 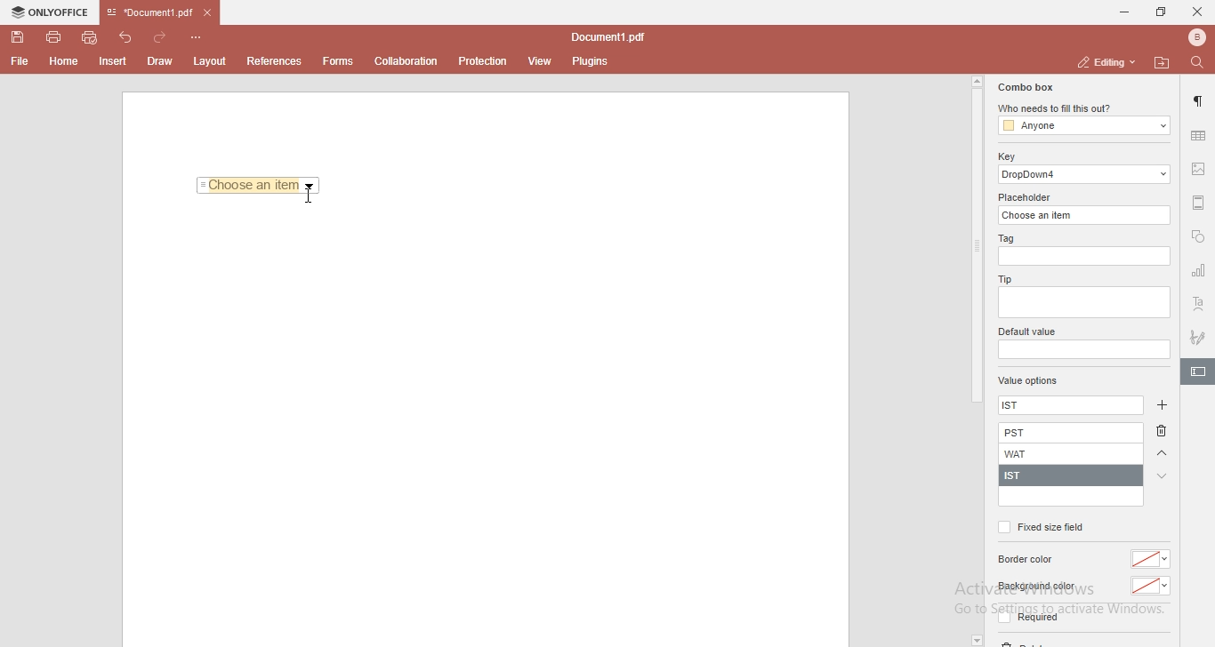 What do you see at coordinates (1199, 334) in the screenshot?
I see `signature` at bounding box center [1199, 334].